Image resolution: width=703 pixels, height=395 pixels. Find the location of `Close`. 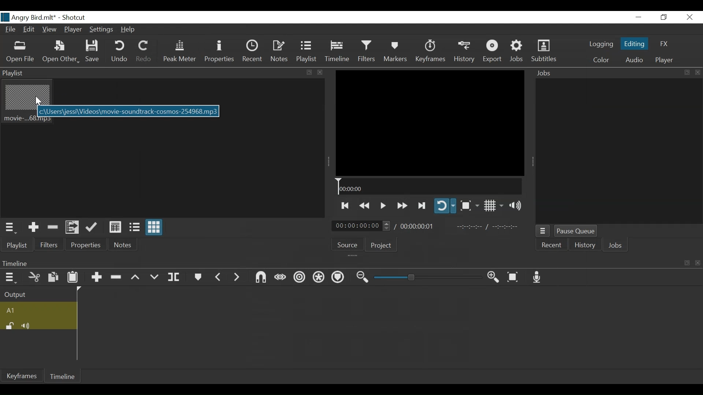

Close is located at coordinates (690, 17).